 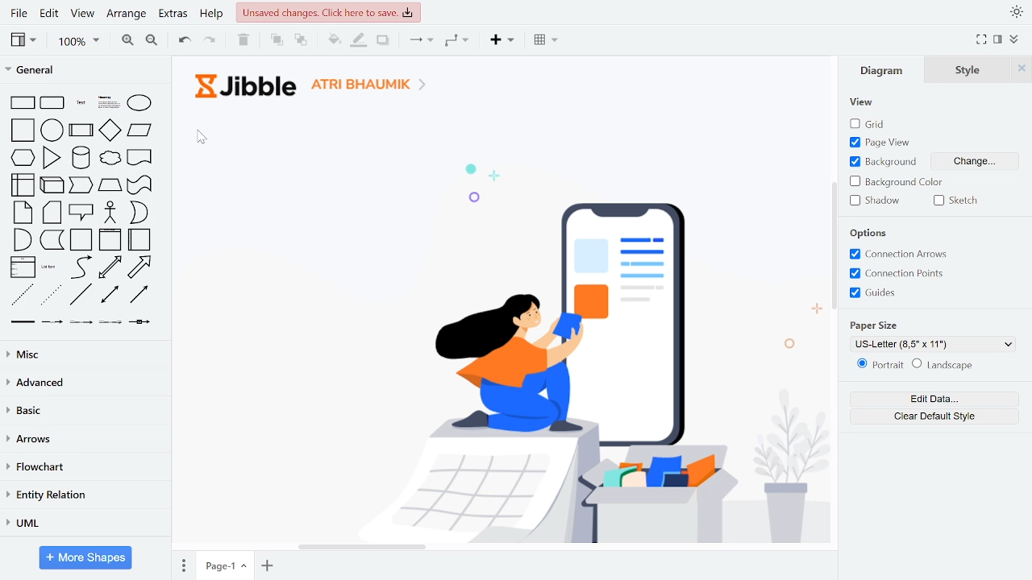 I want to click on general shapes, so click(x=79, y=128).